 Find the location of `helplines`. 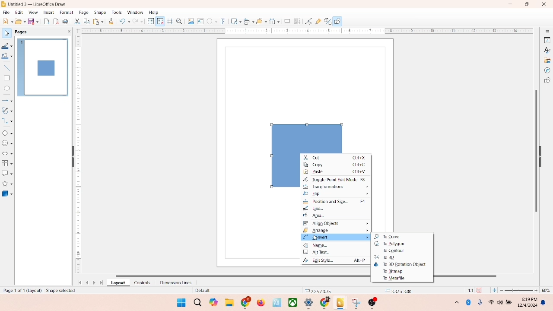

helplines is located at coordinates (169, 22).